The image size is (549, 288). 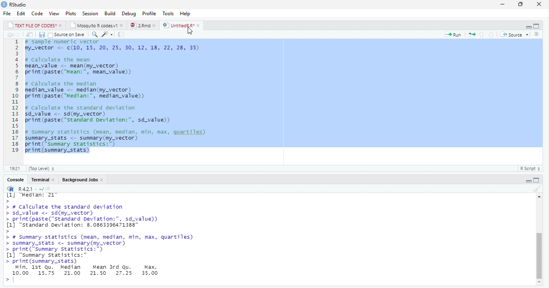 I want to click on re-run the previous section, so click(x=472, y=35).